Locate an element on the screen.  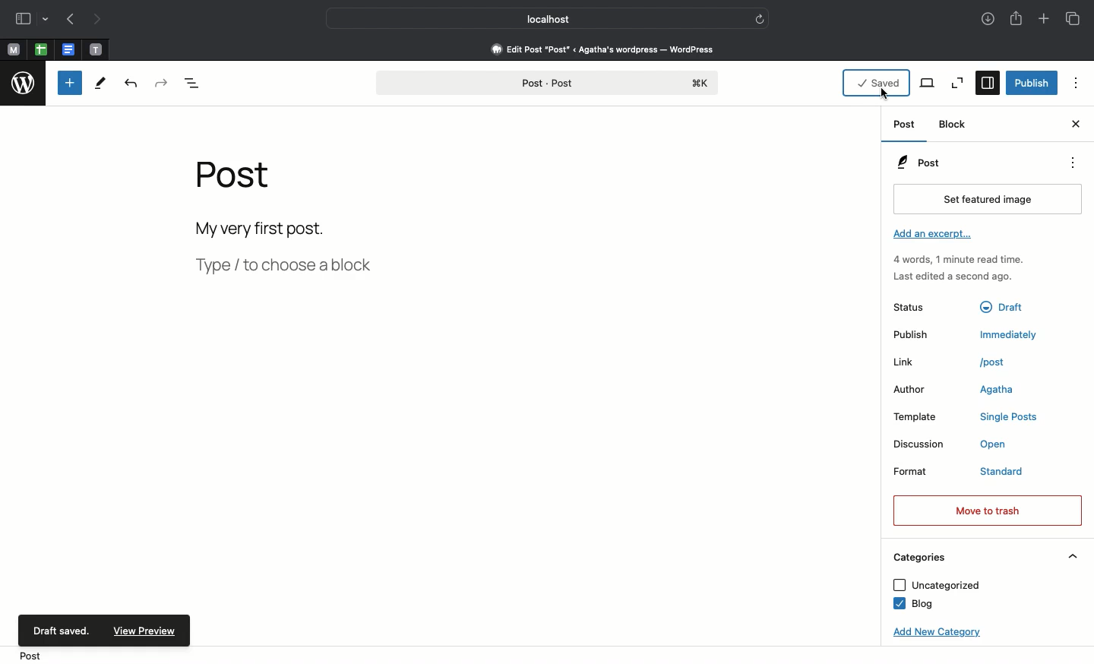
View preview is located at coordinates (149, 631).